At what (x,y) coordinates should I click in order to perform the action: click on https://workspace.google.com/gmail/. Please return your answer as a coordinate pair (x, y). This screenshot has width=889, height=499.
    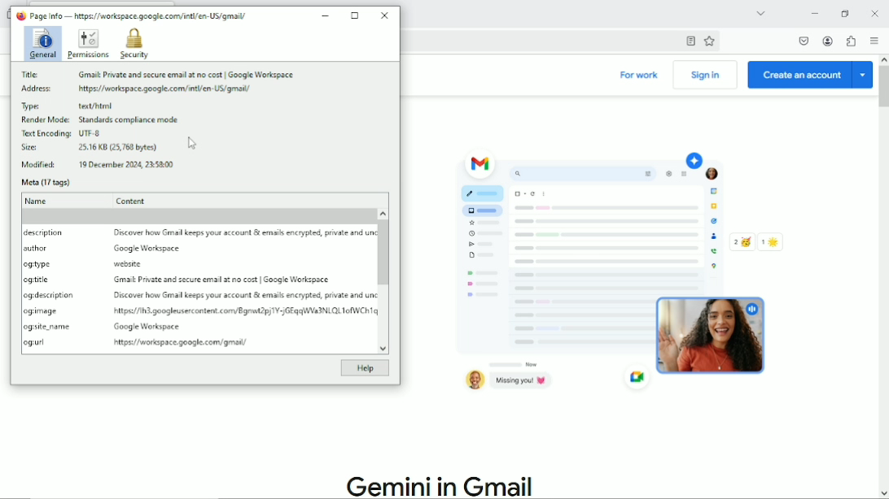
    Looking at the image, I should click on (181, 344).